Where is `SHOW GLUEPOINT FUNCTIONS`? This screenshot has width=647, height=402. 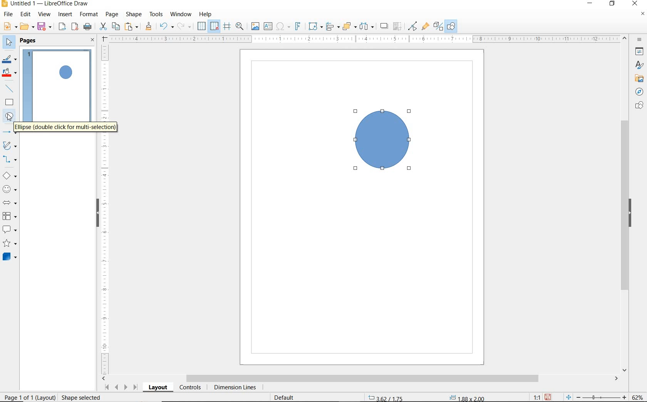 SHOW GLUEPOINT FUNCTIONS is located at coordinates (425, 27).